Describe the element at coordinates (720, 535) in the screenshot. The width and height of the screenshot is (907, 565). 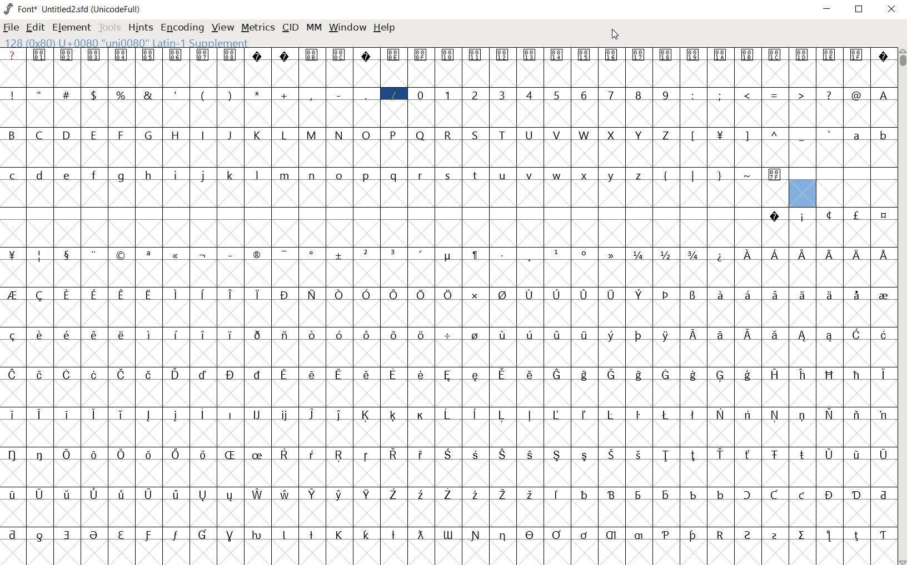
I see `glyph` at that location.